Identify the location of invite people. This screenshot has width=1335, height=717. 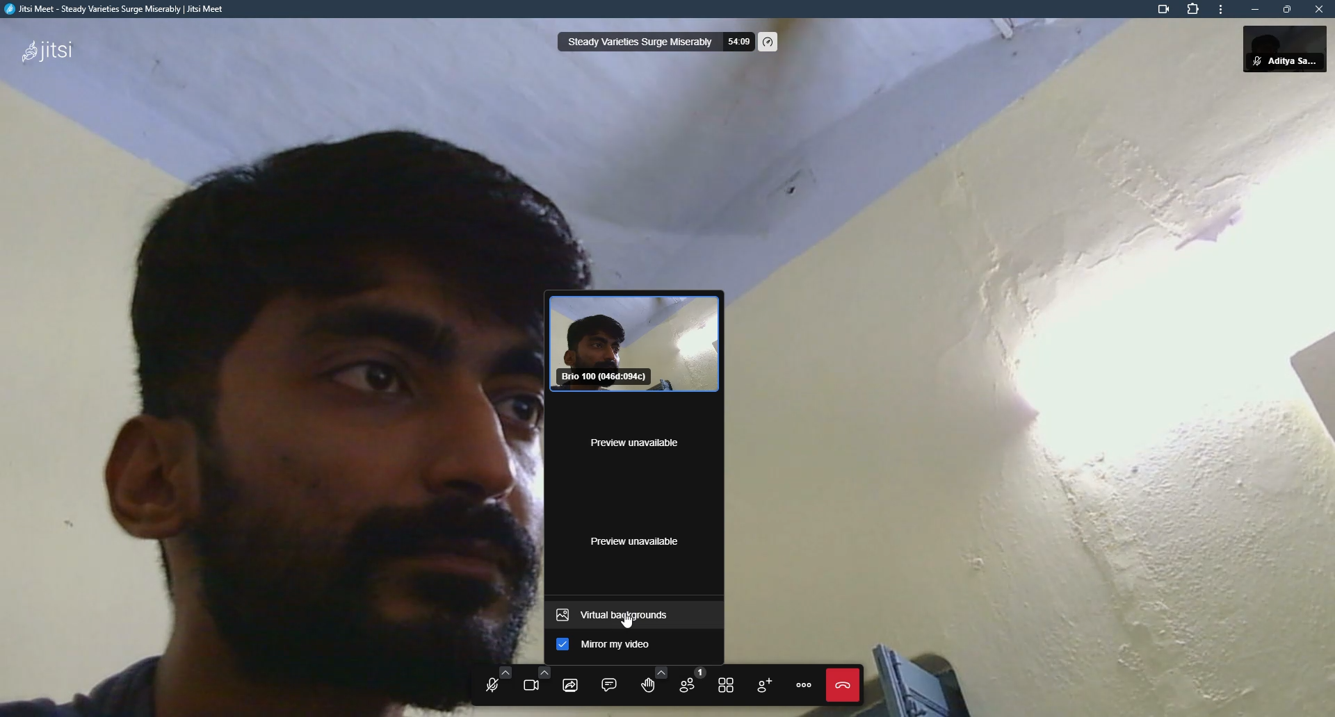
(764, 684).